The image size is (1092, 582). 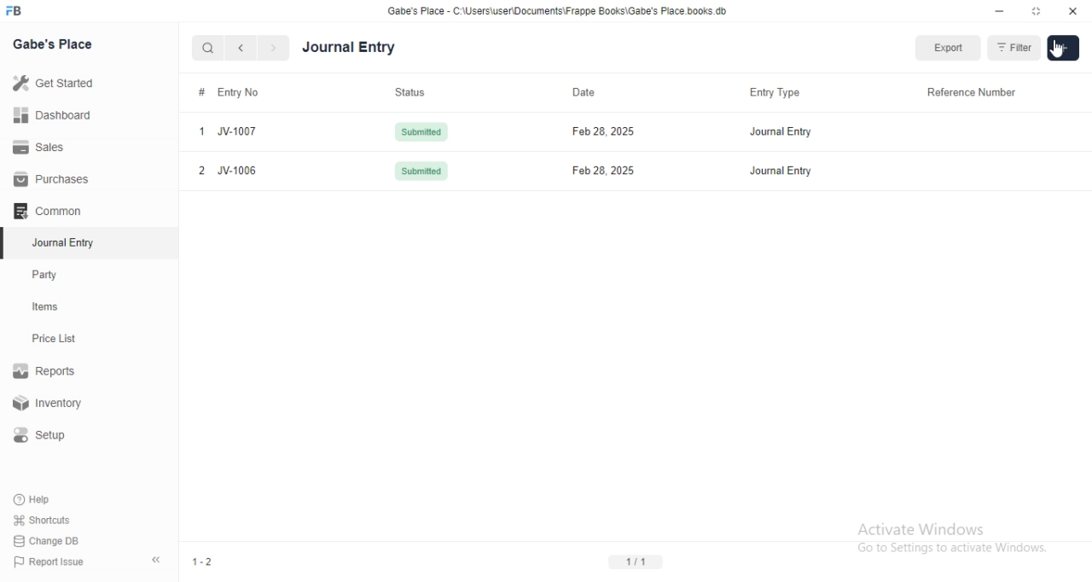 What do you see at coordinates (15, 11) in the screenshot?
I see `FB logo` at bounding box center [15, 11].